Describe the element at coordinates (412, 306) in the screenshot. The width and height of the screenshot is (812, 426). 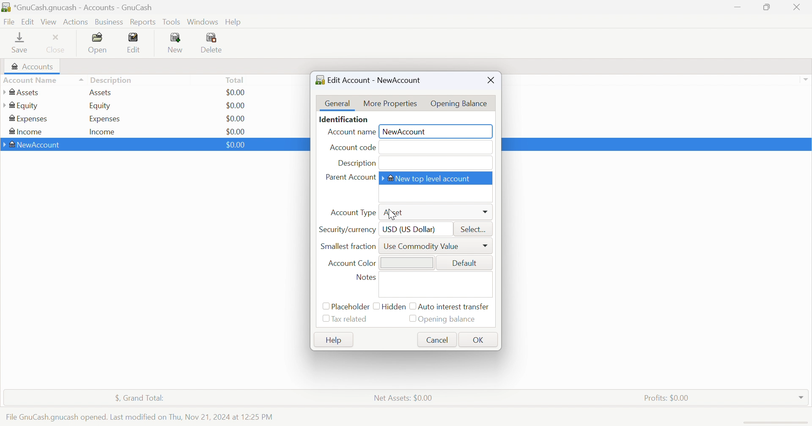
I see `checkbox` at that location.